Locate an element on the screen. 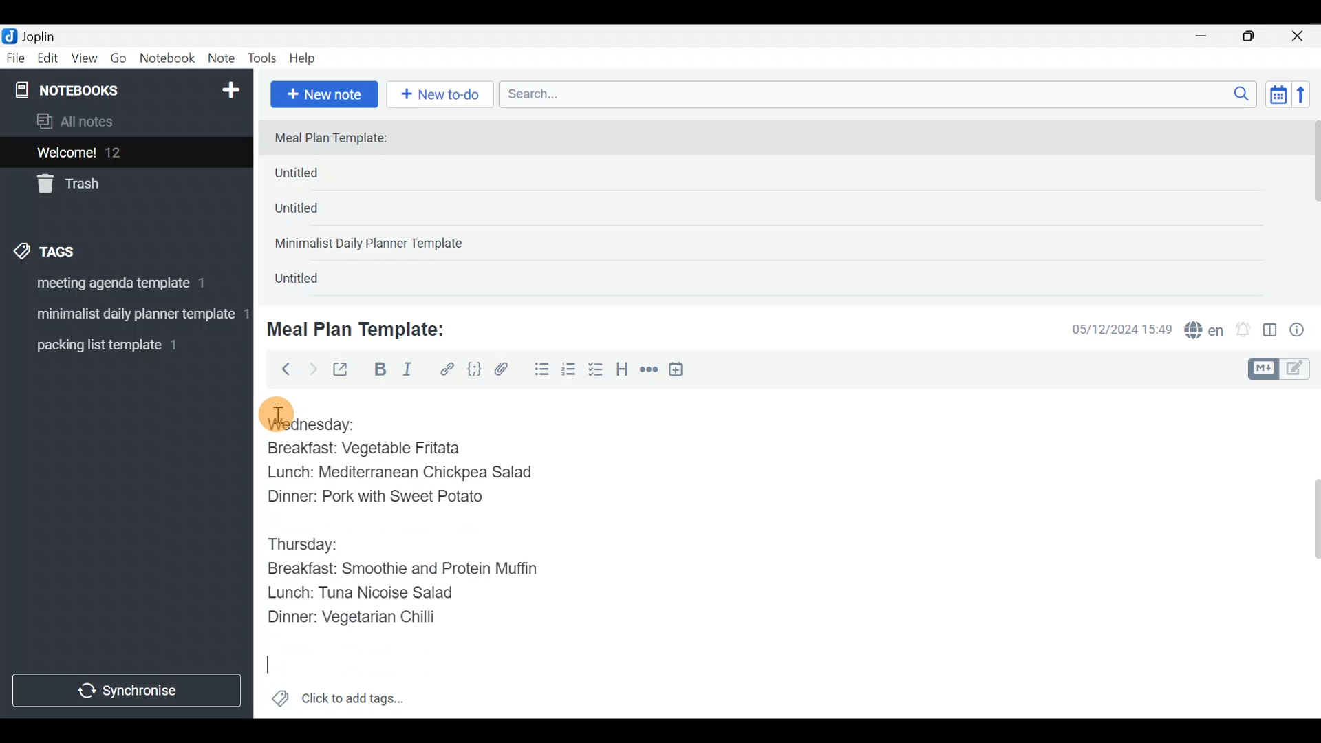 This screenshot has width=1321, height=743. Note is located at coordinates (224, 59).